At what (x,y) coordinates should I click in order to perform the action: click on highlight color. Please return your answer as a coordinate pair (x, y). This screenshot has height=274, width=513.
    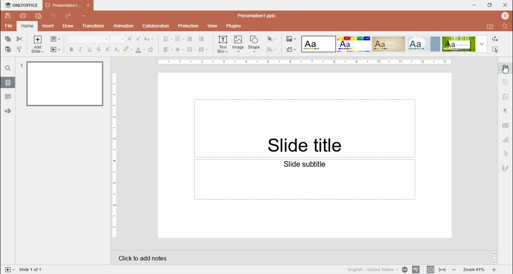
    Looking at the image, I should click on (127, 50).